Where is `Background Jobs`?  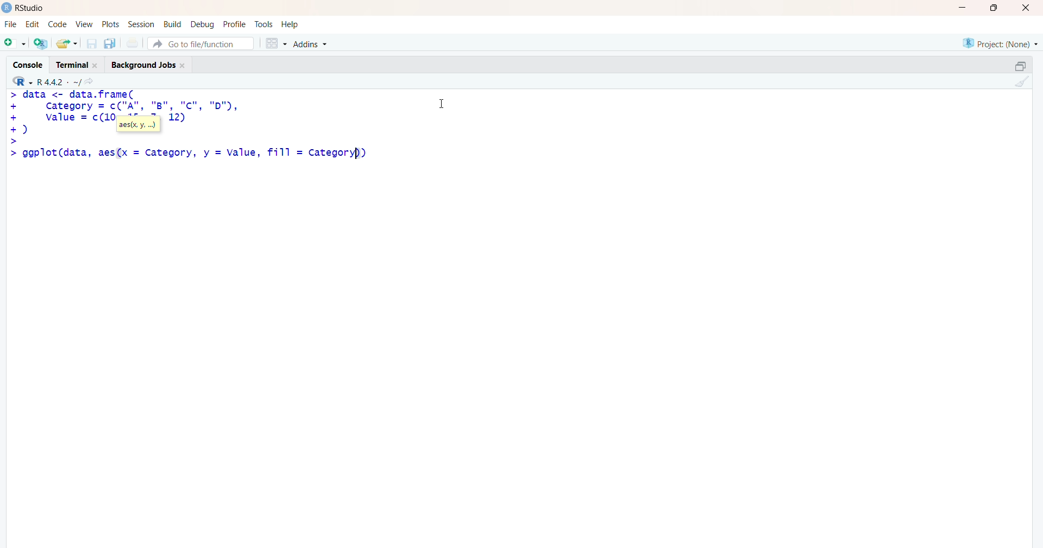
Background Jobs is located at coordinates (148, 63).